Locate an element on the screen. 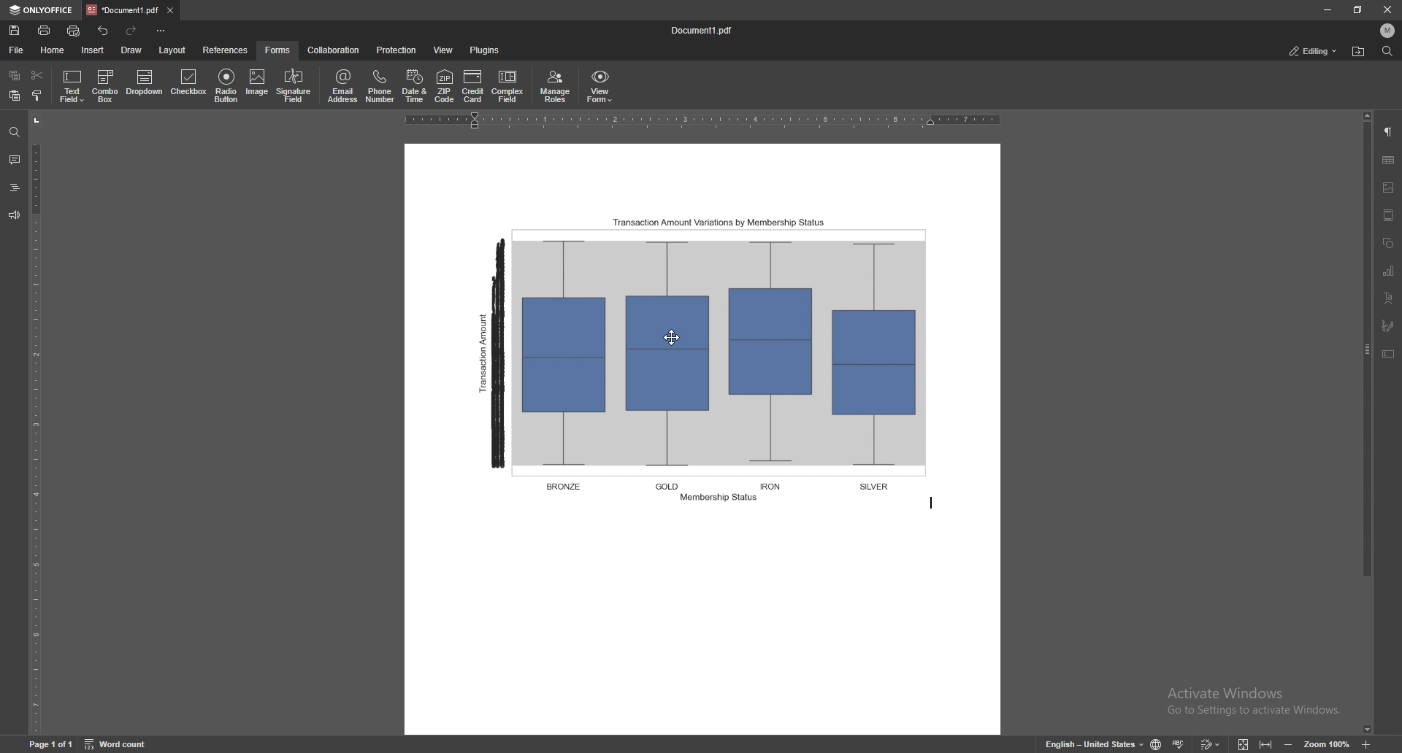  phone number is located at coordinates (381, 85).